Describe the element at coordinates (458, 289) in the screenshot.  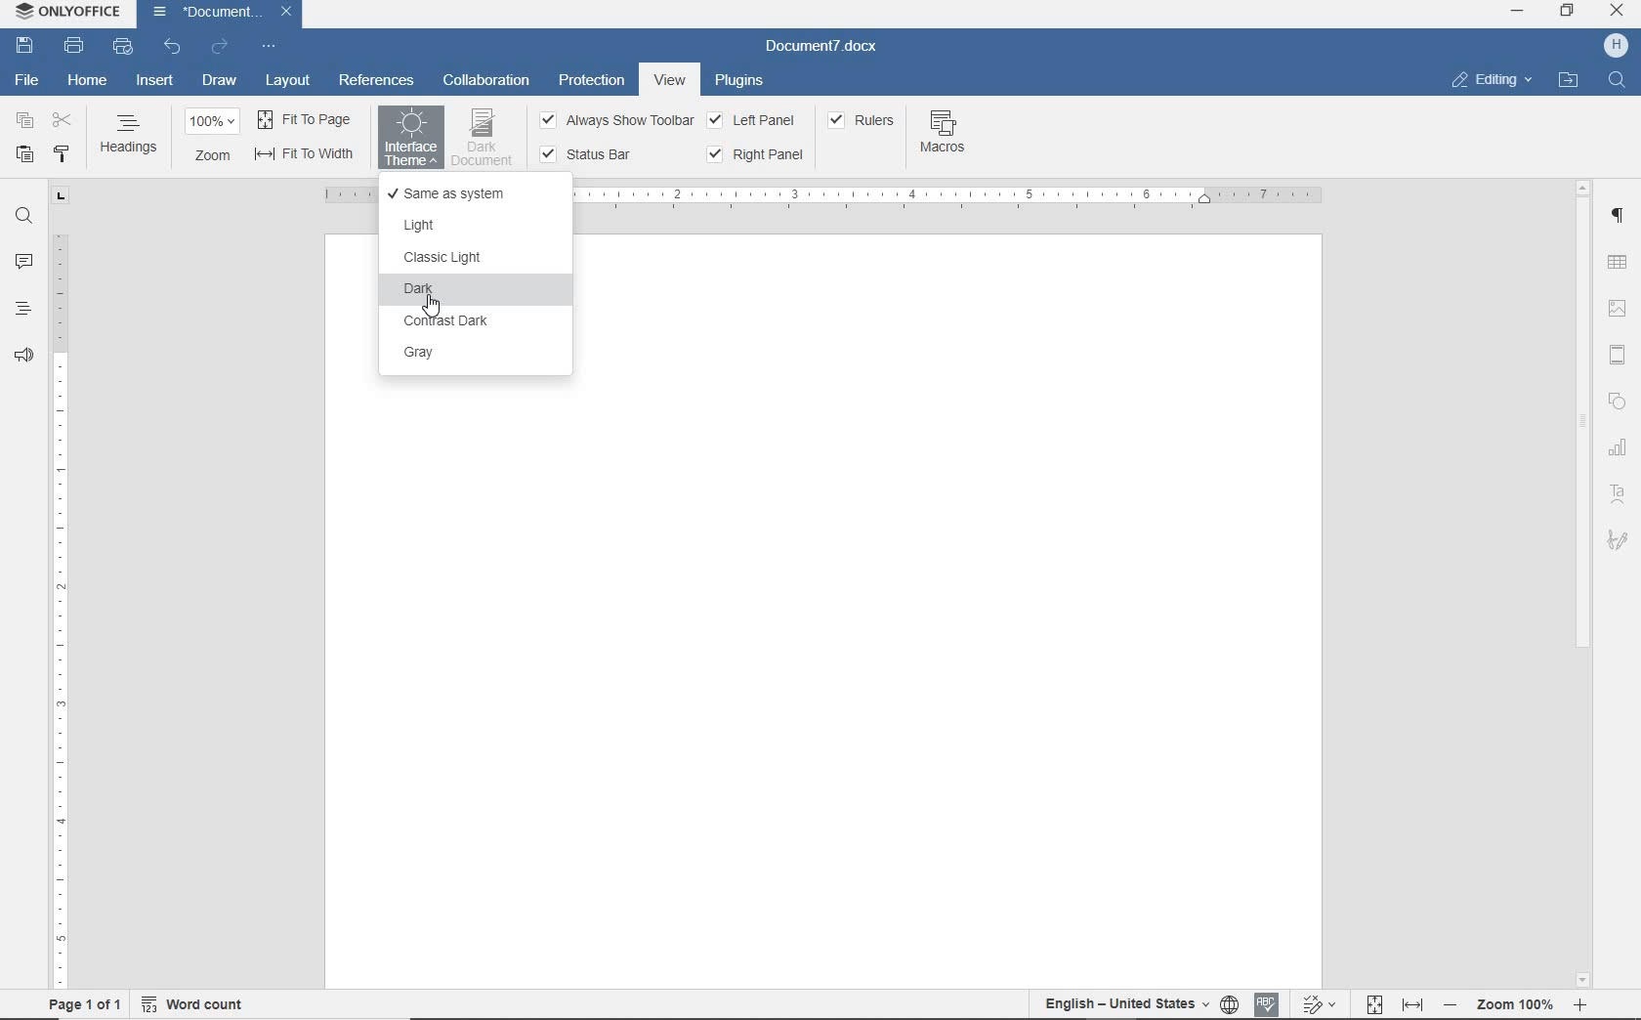
I see `DARK` at that location.